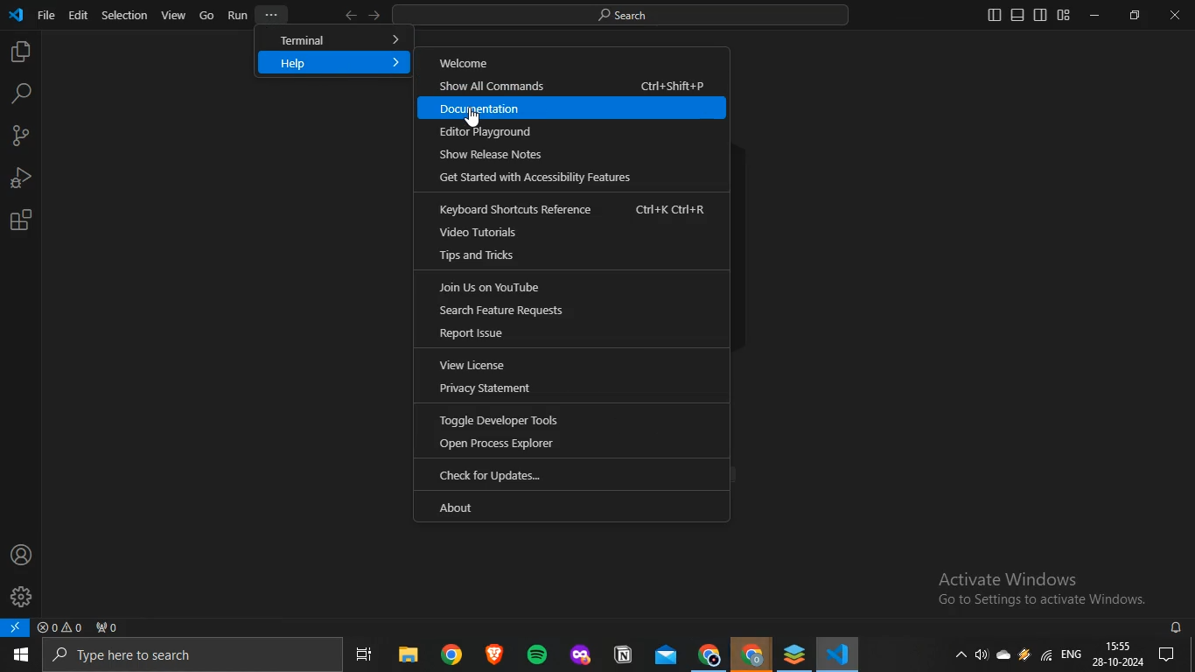 This screenshot has width=1195, height=672. I want to click on file, so click(46, 15).